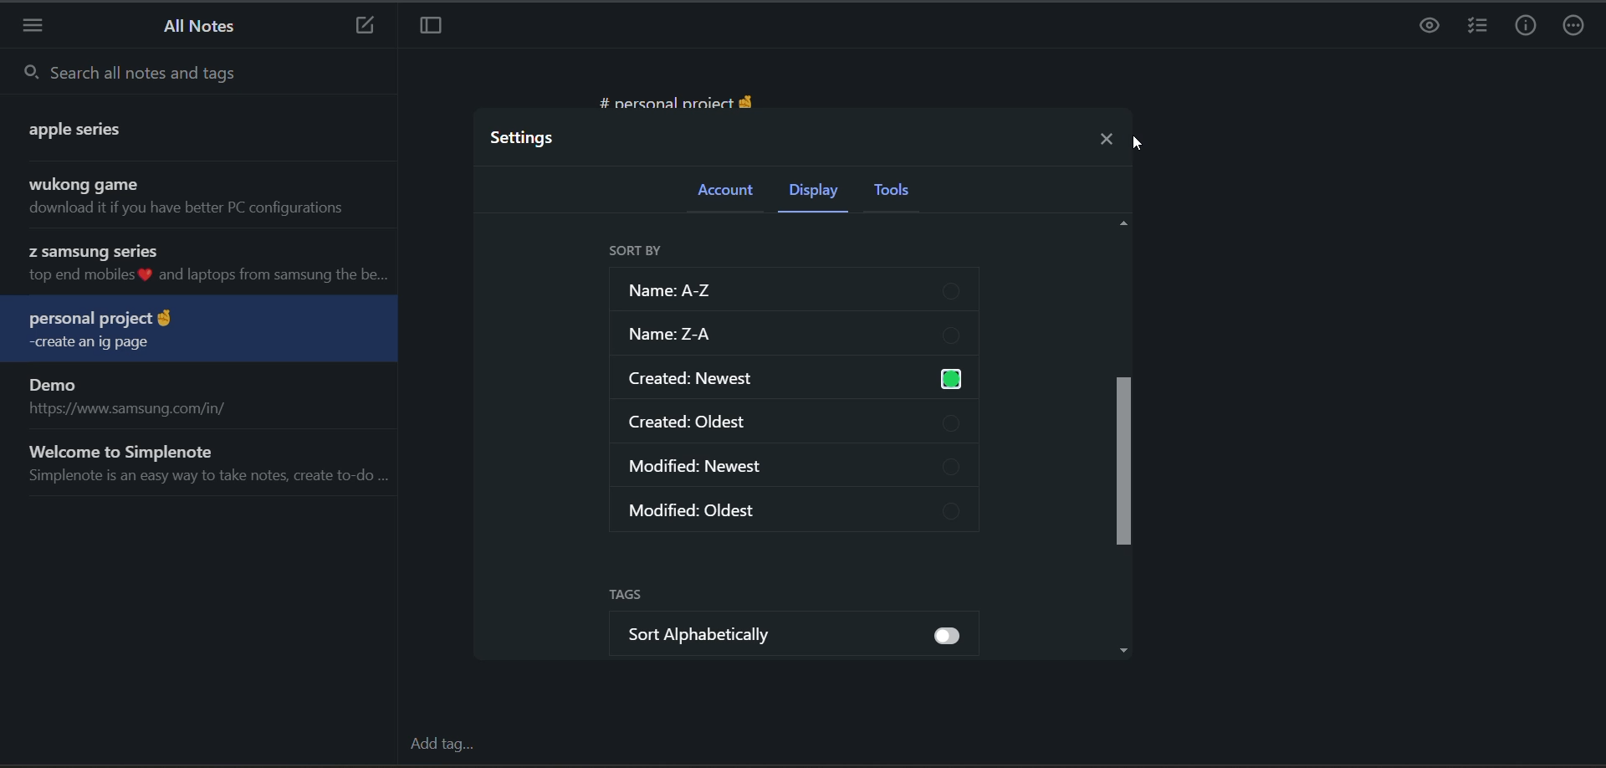 The height and width of the screenshot is (768, 1606). What do you see at coordinates (812, 192) in the screenshot?
I see `display` at bounding box center [812, 192].